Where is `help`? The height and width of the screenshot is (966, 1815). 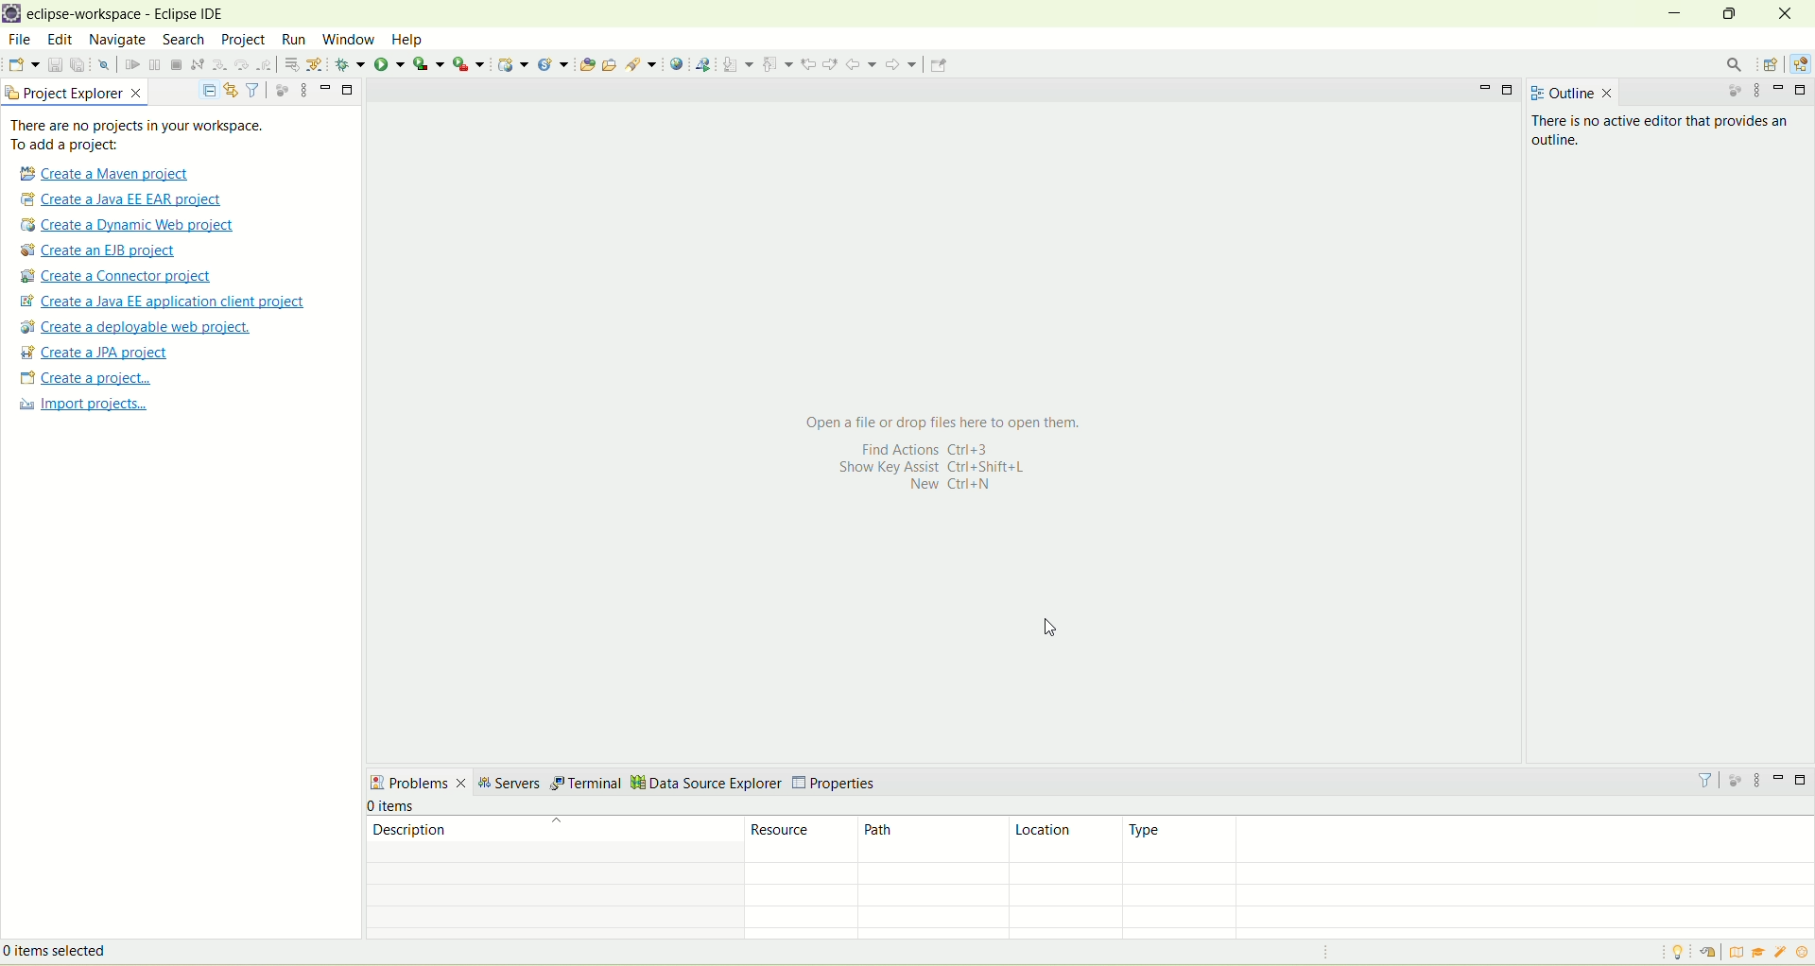 help is located at coordinates (406, 39).